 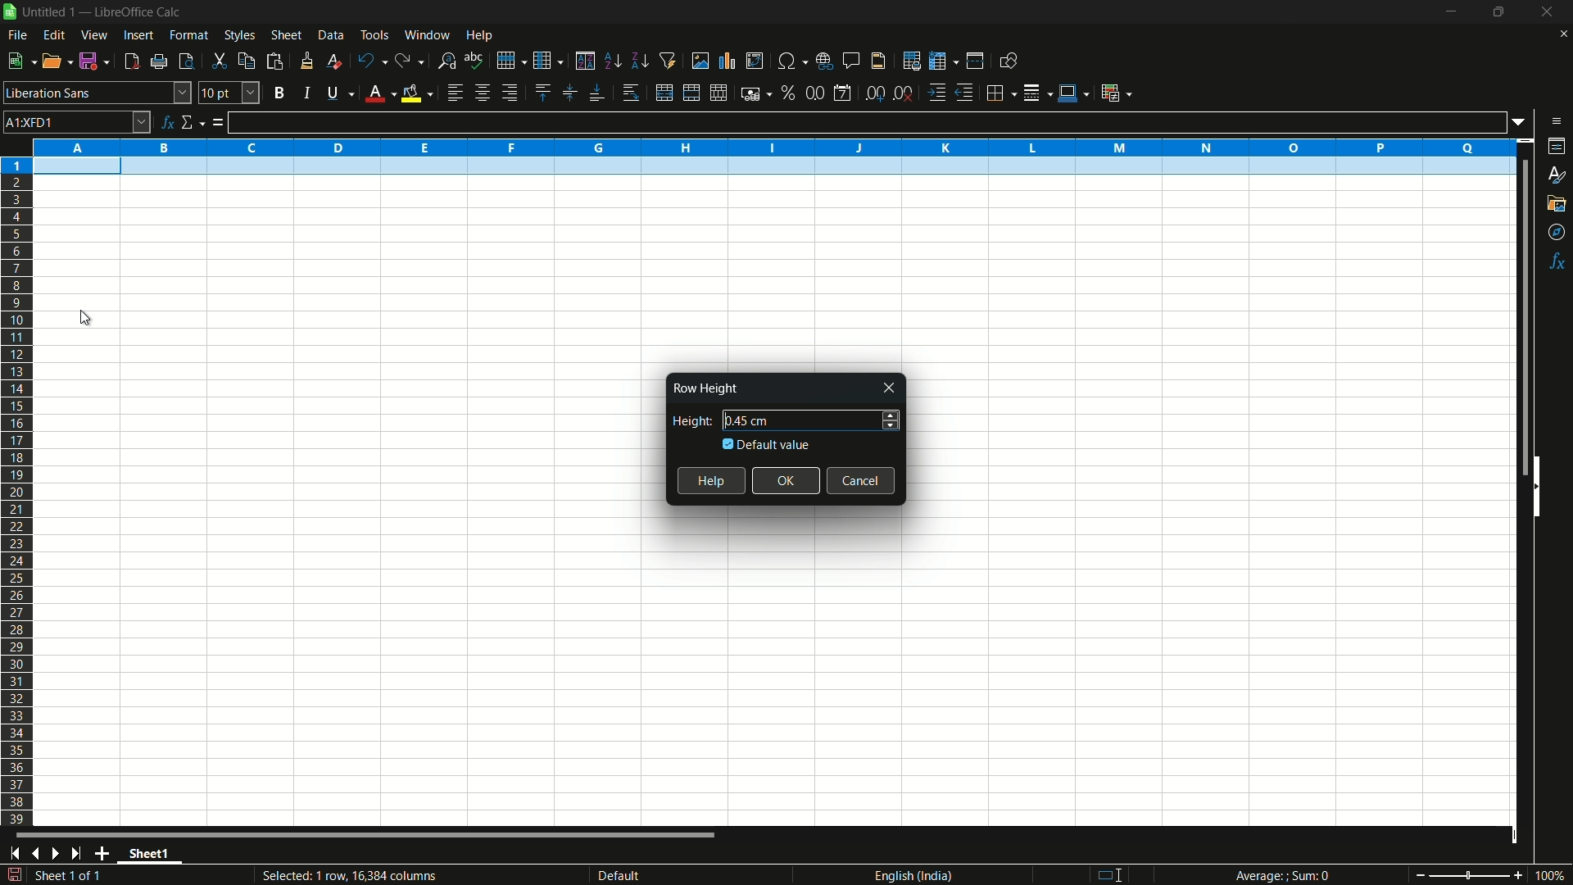 What do you see at coordinates (891, 413) in the screenshot?
I see `increase height` at bounding box center [891, 413].